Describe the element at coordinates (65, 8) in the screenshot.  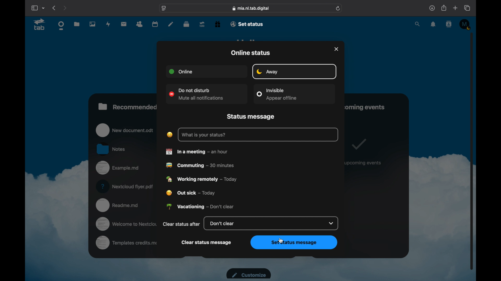
I see `next` at that location.